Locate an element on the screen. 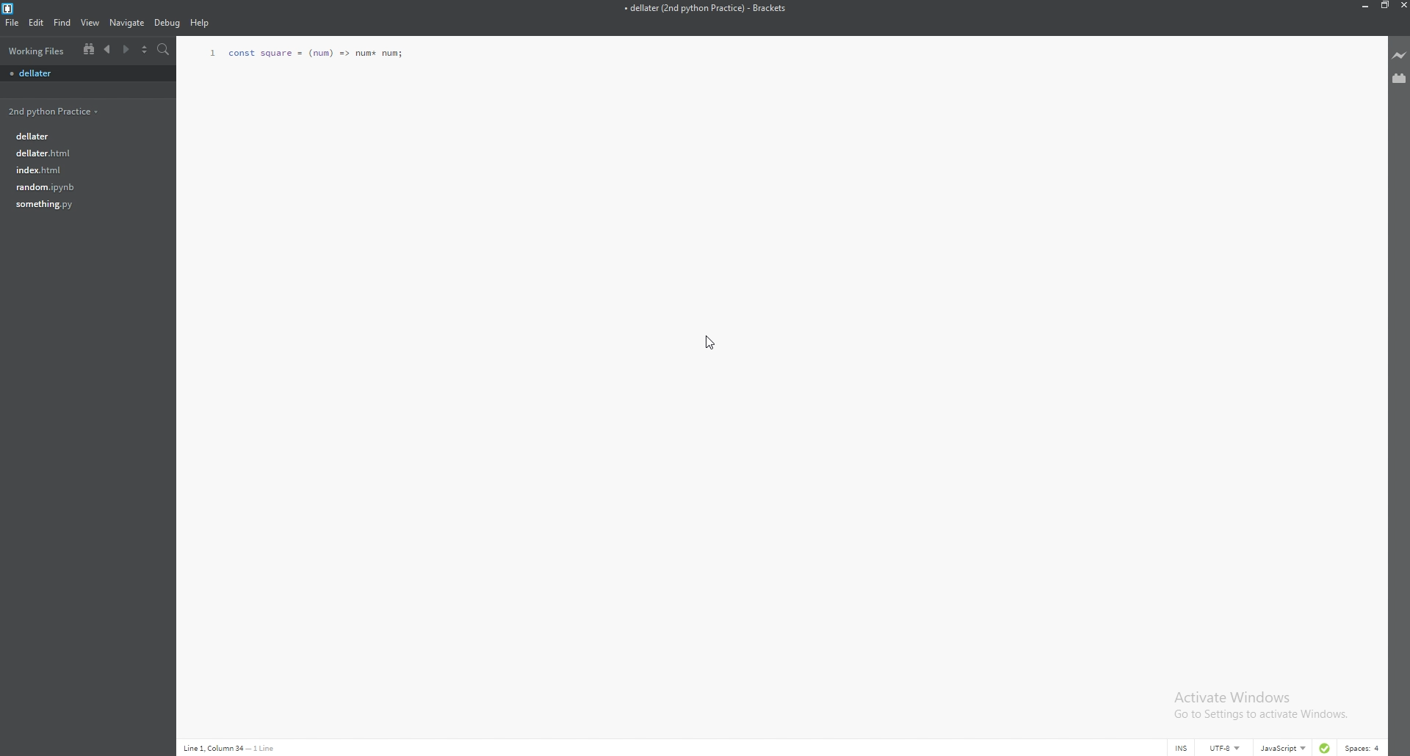 This screenshot has width=1410, height=756. encoding is located at coordinates (1225, 749).